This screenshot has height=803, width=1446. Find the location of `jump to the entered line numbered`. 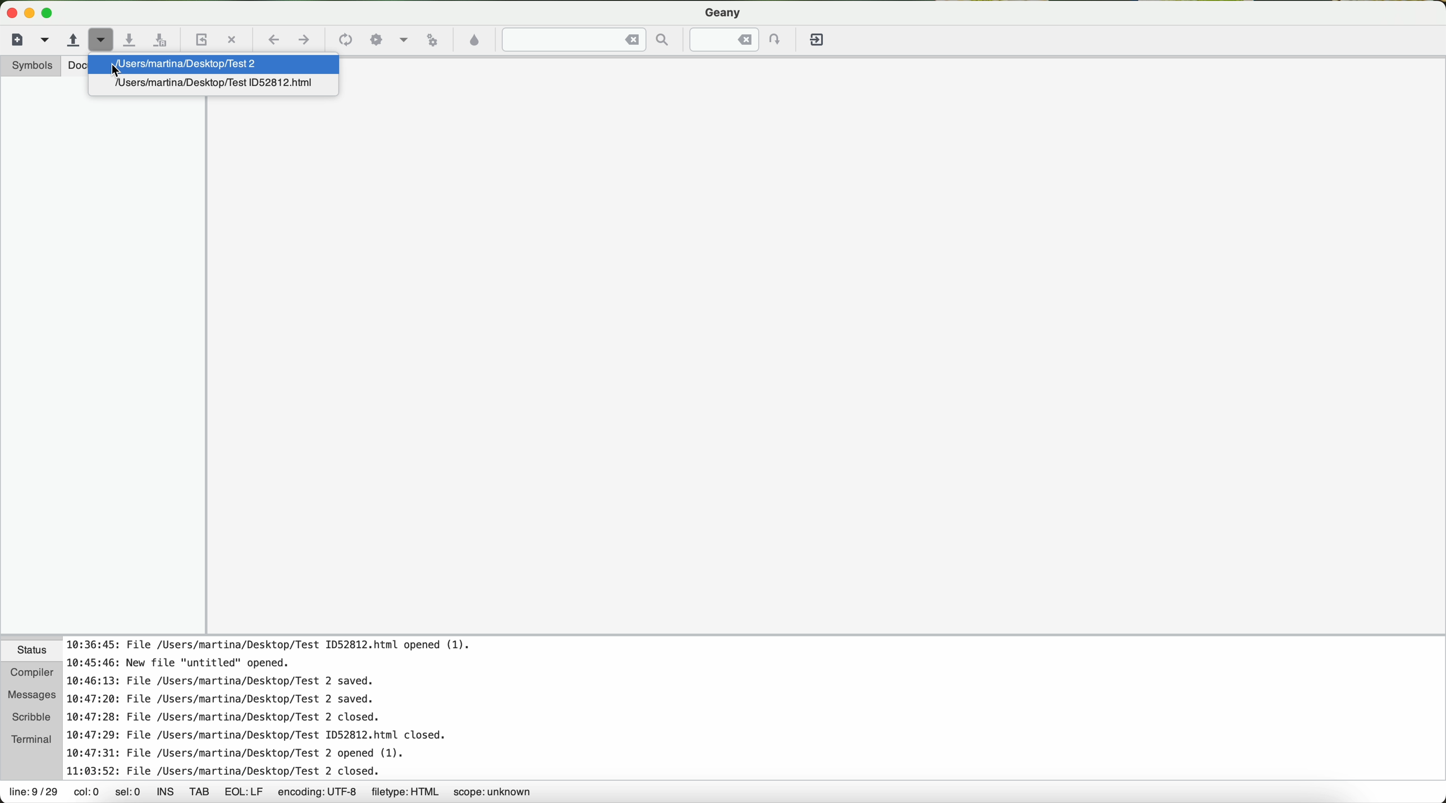

jump to the entered line numbered is located at coordinates (738, 39).